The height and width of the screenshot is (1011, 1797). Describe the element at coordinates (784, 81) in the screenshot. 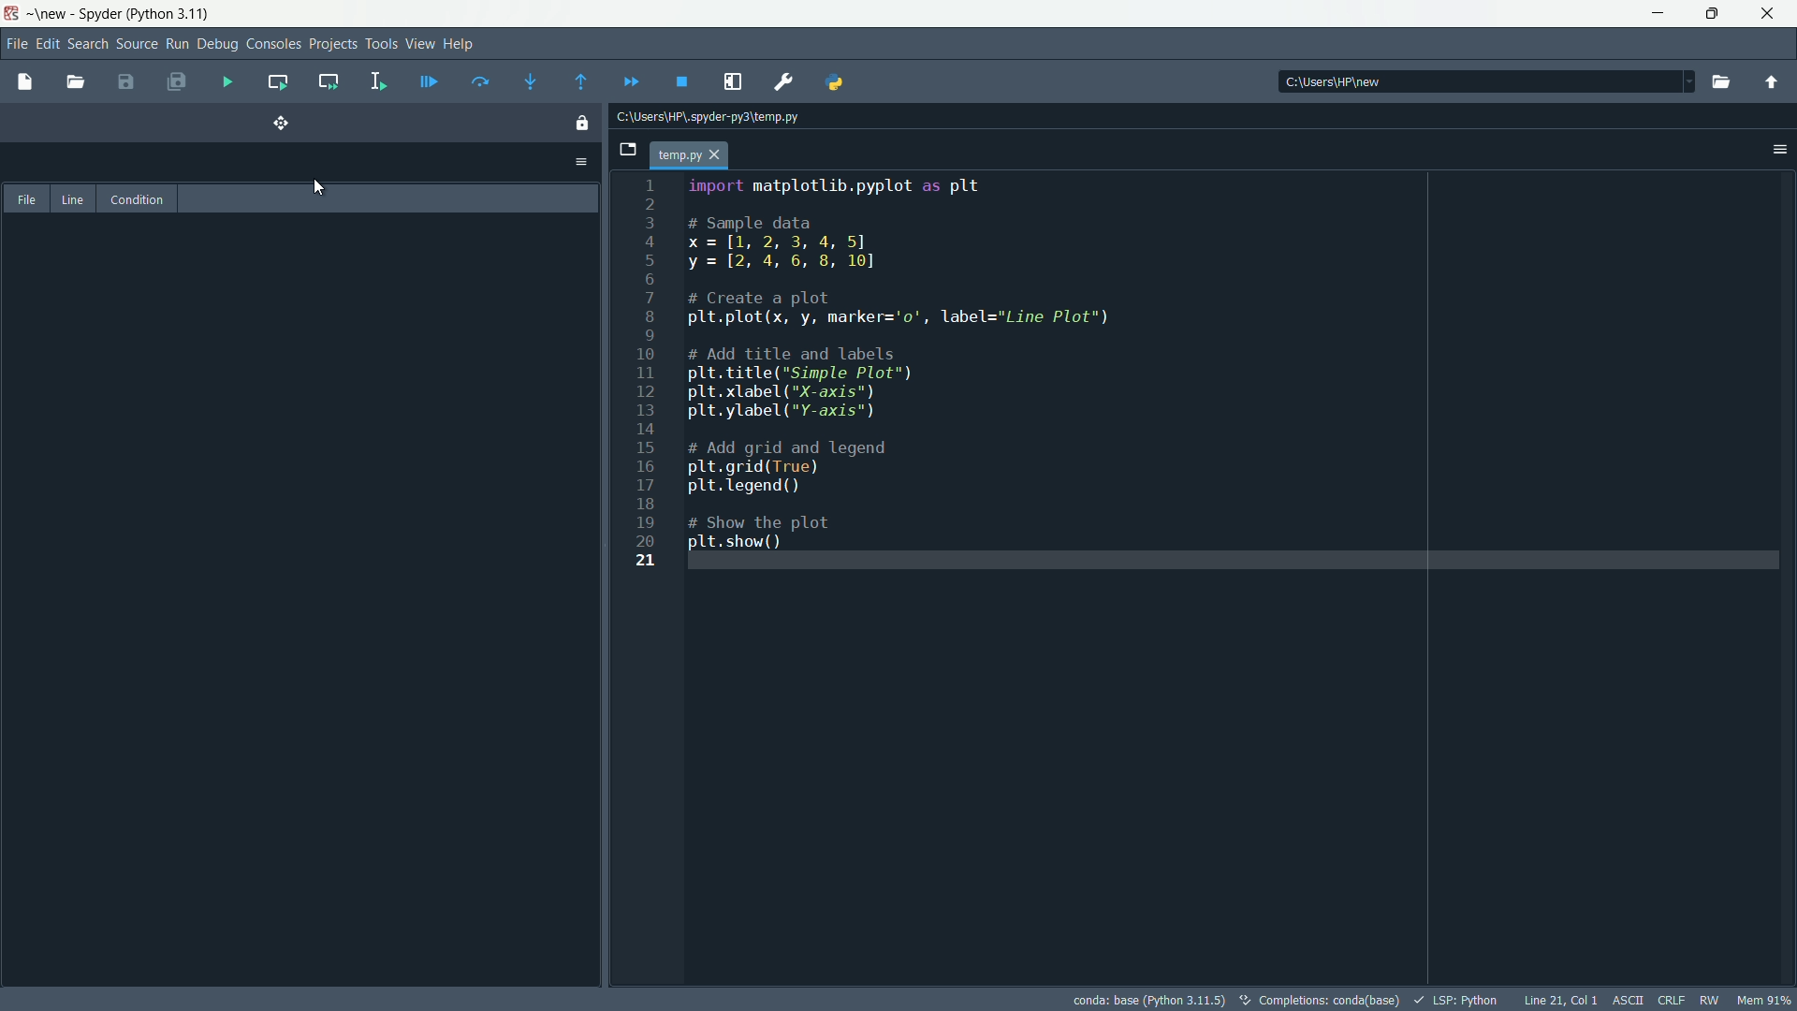

I see `preferences` at that location.